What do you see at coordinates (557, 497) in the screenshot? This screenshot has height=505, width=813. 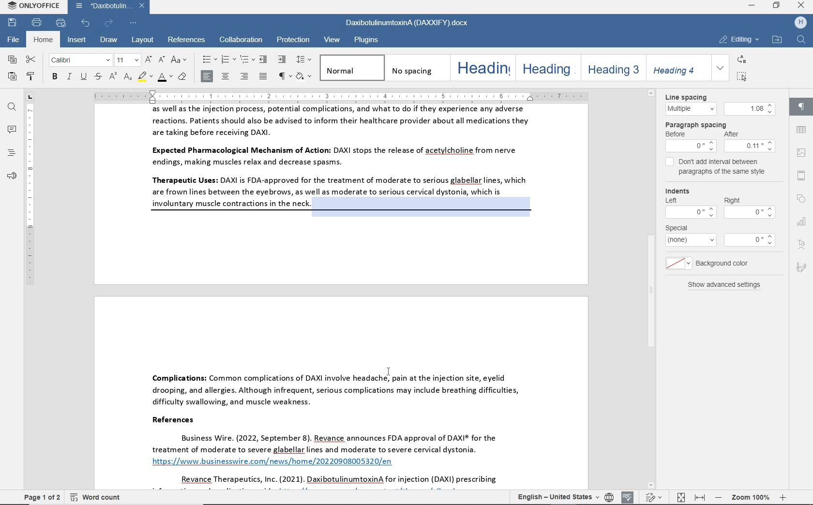 I see `text language` at bounding box center [557, 497].